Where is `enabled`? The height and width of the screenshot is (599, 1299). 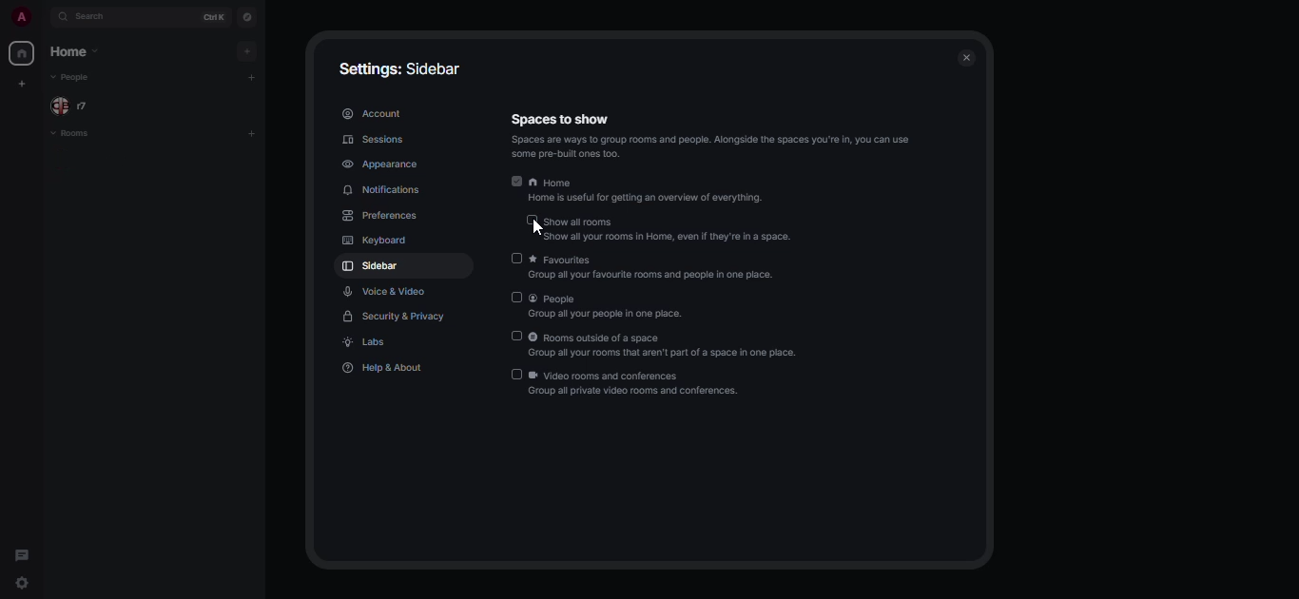
enabled is located at coordinates (516, 181).